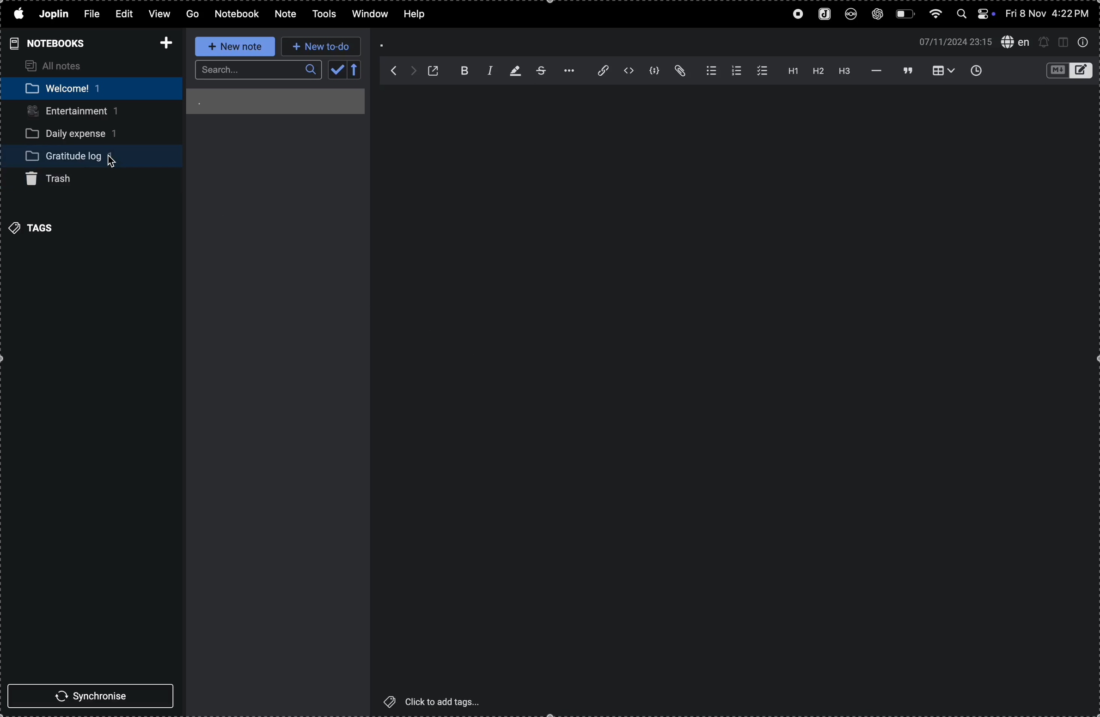 The width and height of the screenshot is (1100, 717). Describe the element at coordinates (843, 72) in the screenshot. I see `heading 3` at that location.